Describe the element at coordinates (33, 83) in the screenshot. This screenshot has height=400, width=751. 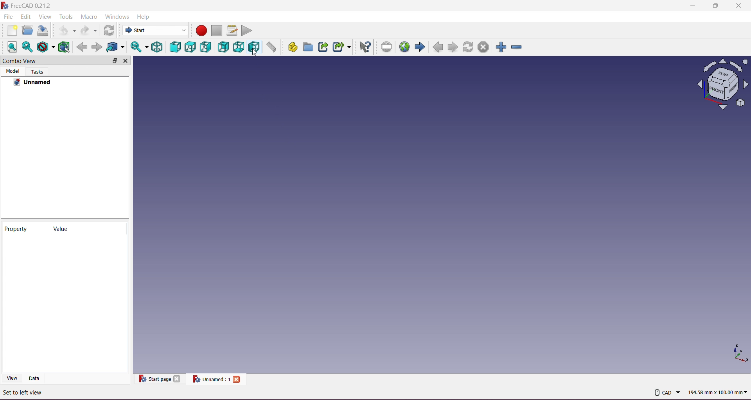
I see `Unnamed` at that location.